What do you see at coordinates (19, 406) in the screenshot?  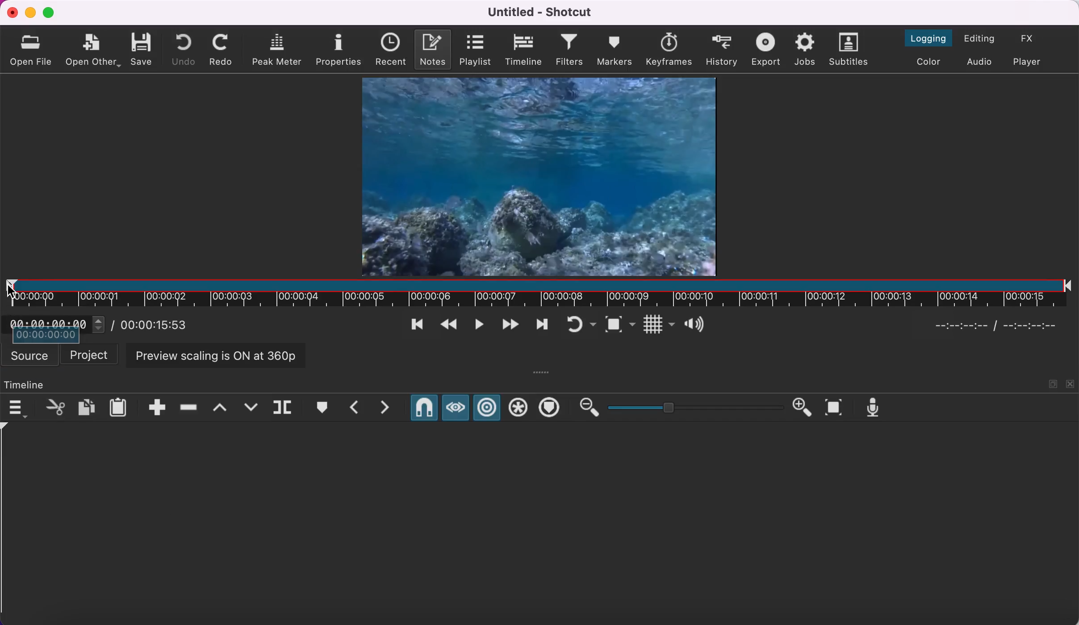 I see `timeline menu` at bounding box center [19, 406].